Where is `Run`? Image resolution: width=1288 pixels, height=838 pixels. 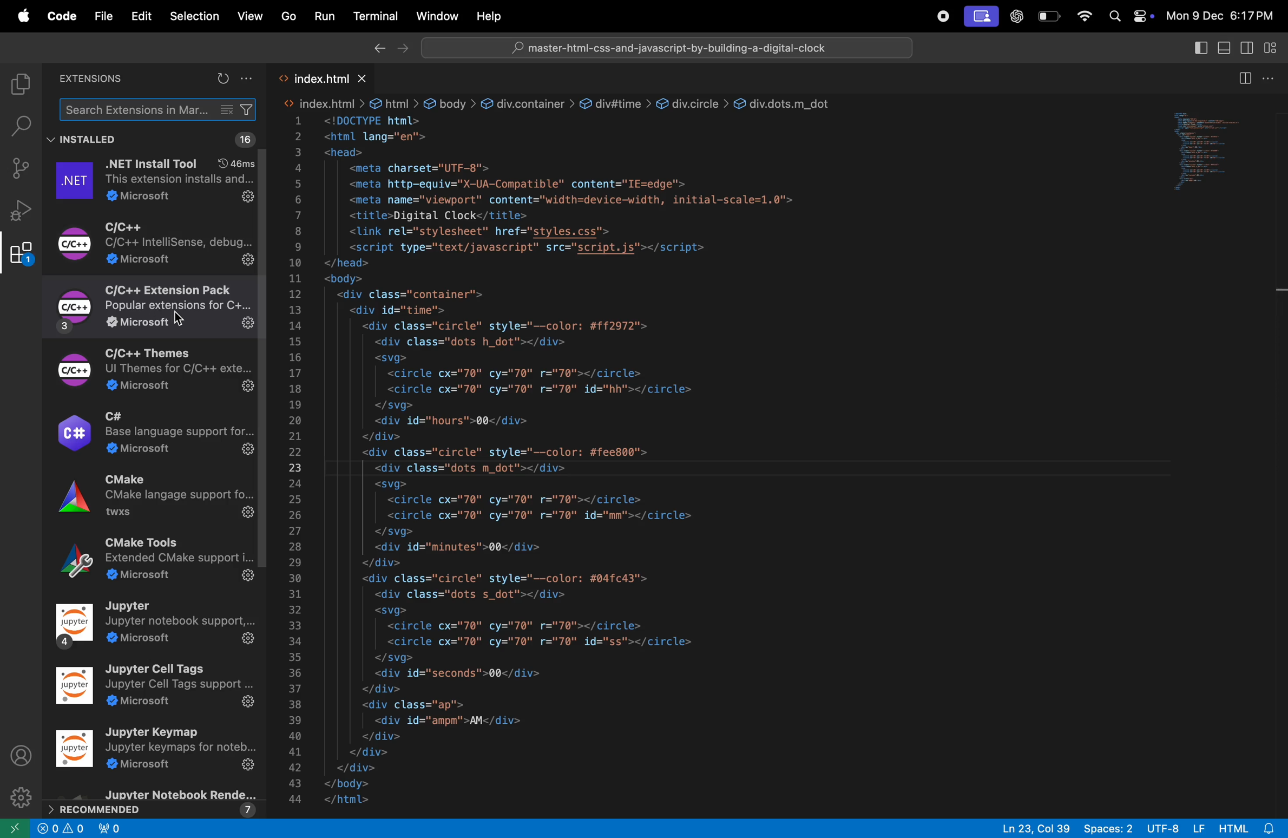
Run is located at coordinates (325, 16).